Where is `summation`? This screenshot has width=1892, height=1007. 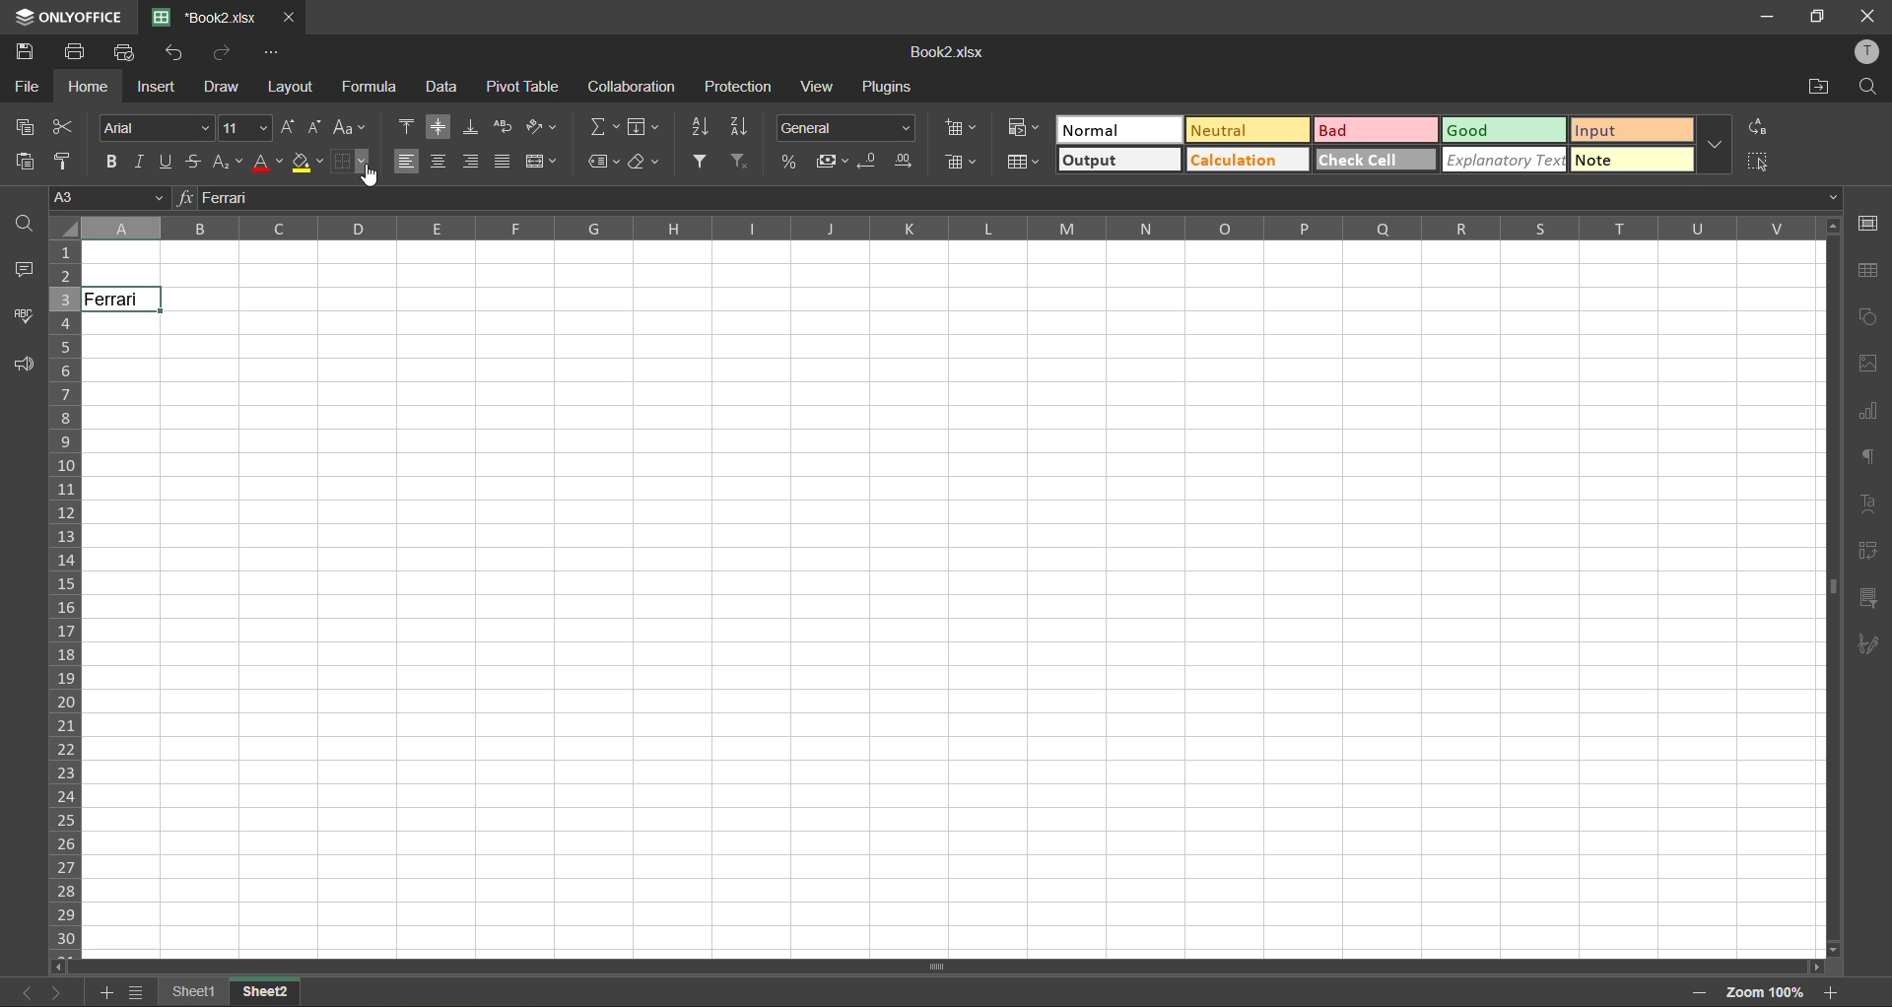
summation is located at coordinates (600, 127).